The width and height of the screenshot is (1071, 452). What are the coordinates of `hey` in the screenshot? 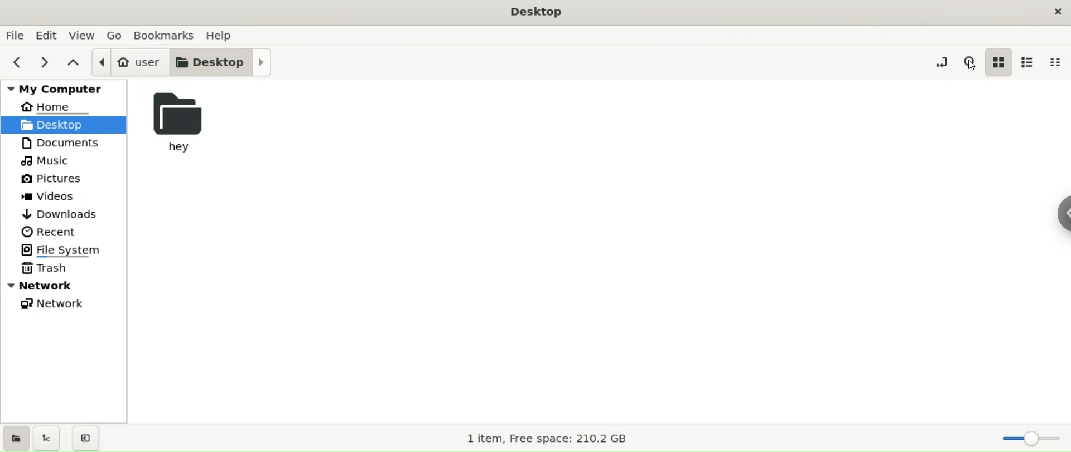 It's located at (175, 122).